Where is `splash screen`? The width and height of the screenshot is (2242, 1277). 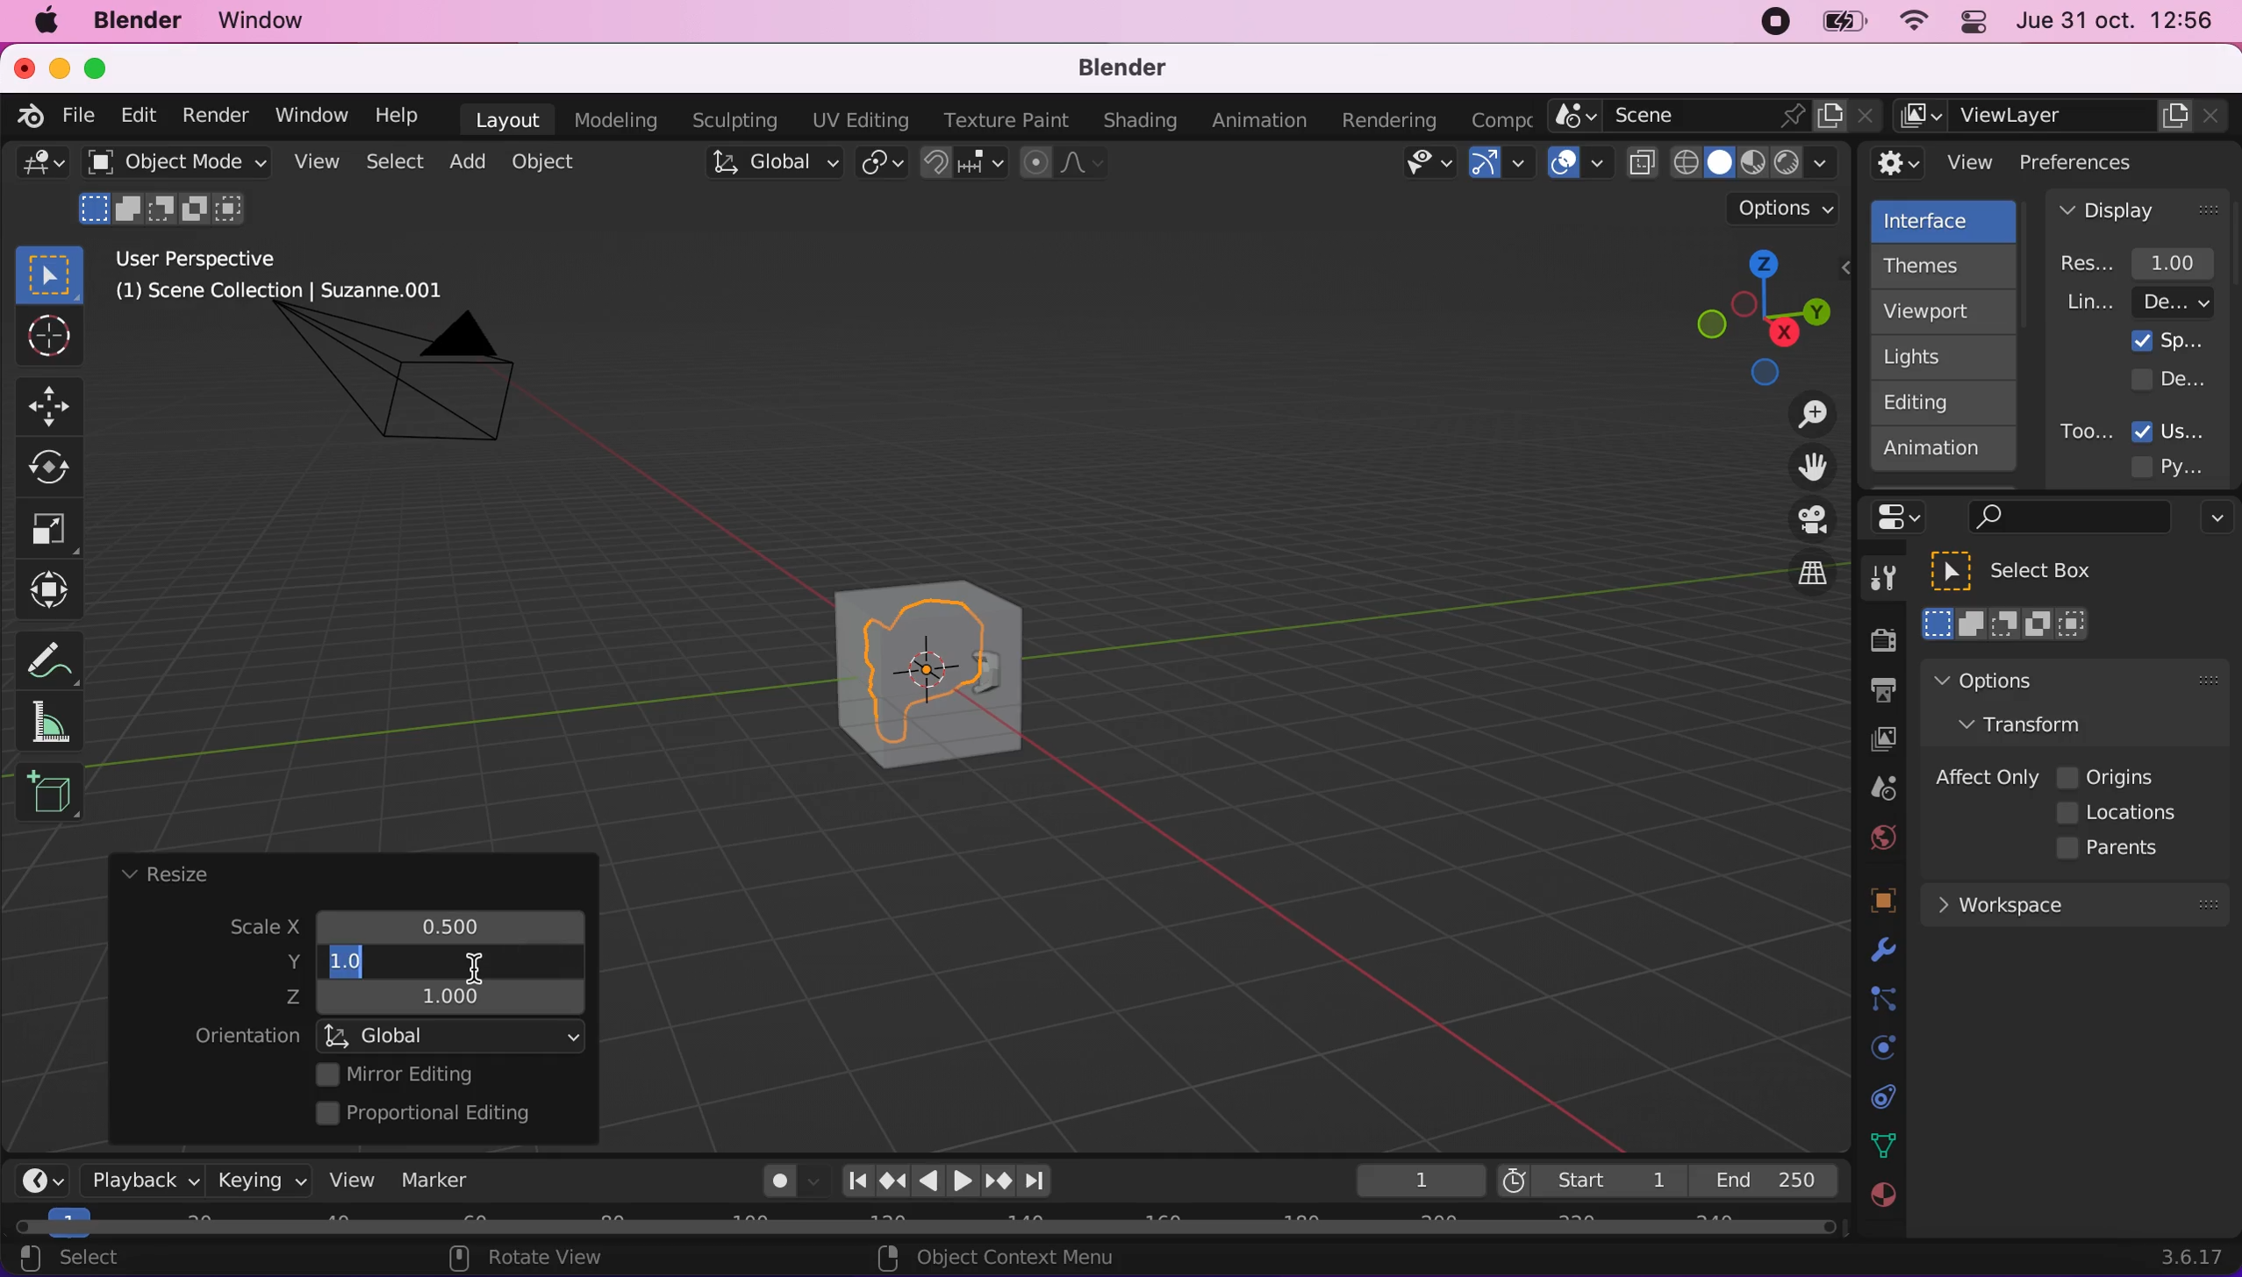 splash screen is located at coordinates (2168, 340).